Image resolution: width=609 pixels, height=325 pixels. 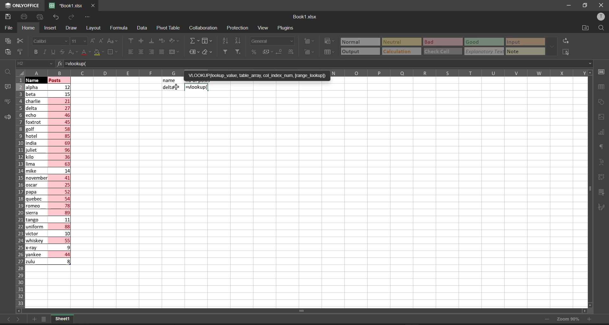 I want to click on find, so click(x=7, y=71).